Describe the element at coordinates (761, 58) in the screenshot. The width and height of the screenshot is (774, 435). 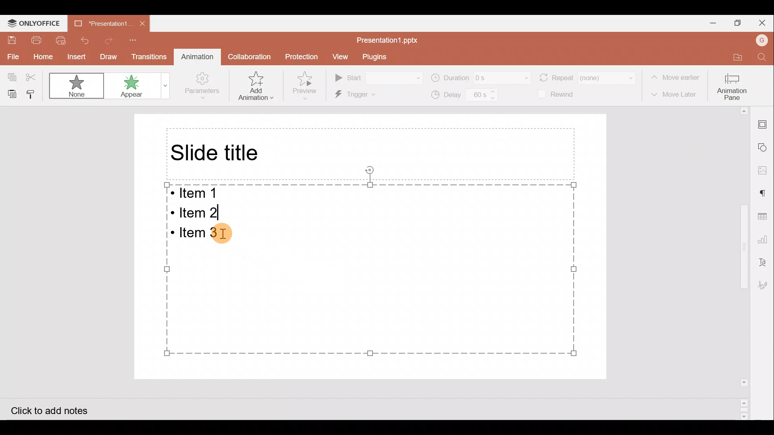
I see `Find` at that location.